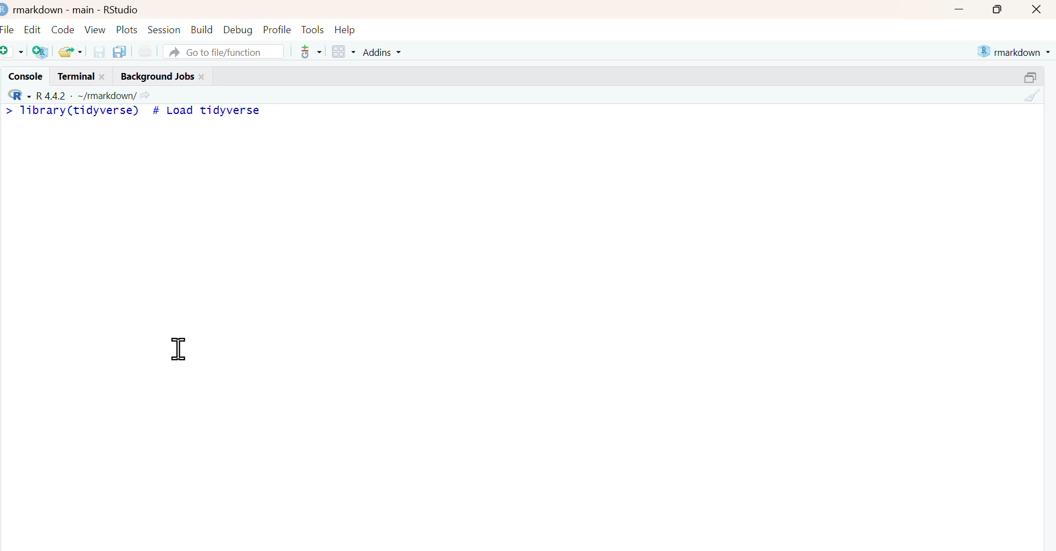 This screenshot has height=551, width=1056. What do you see at coordinates (63, 27) in the screenshot?
I see `Code` at bounding box center [63, 27].